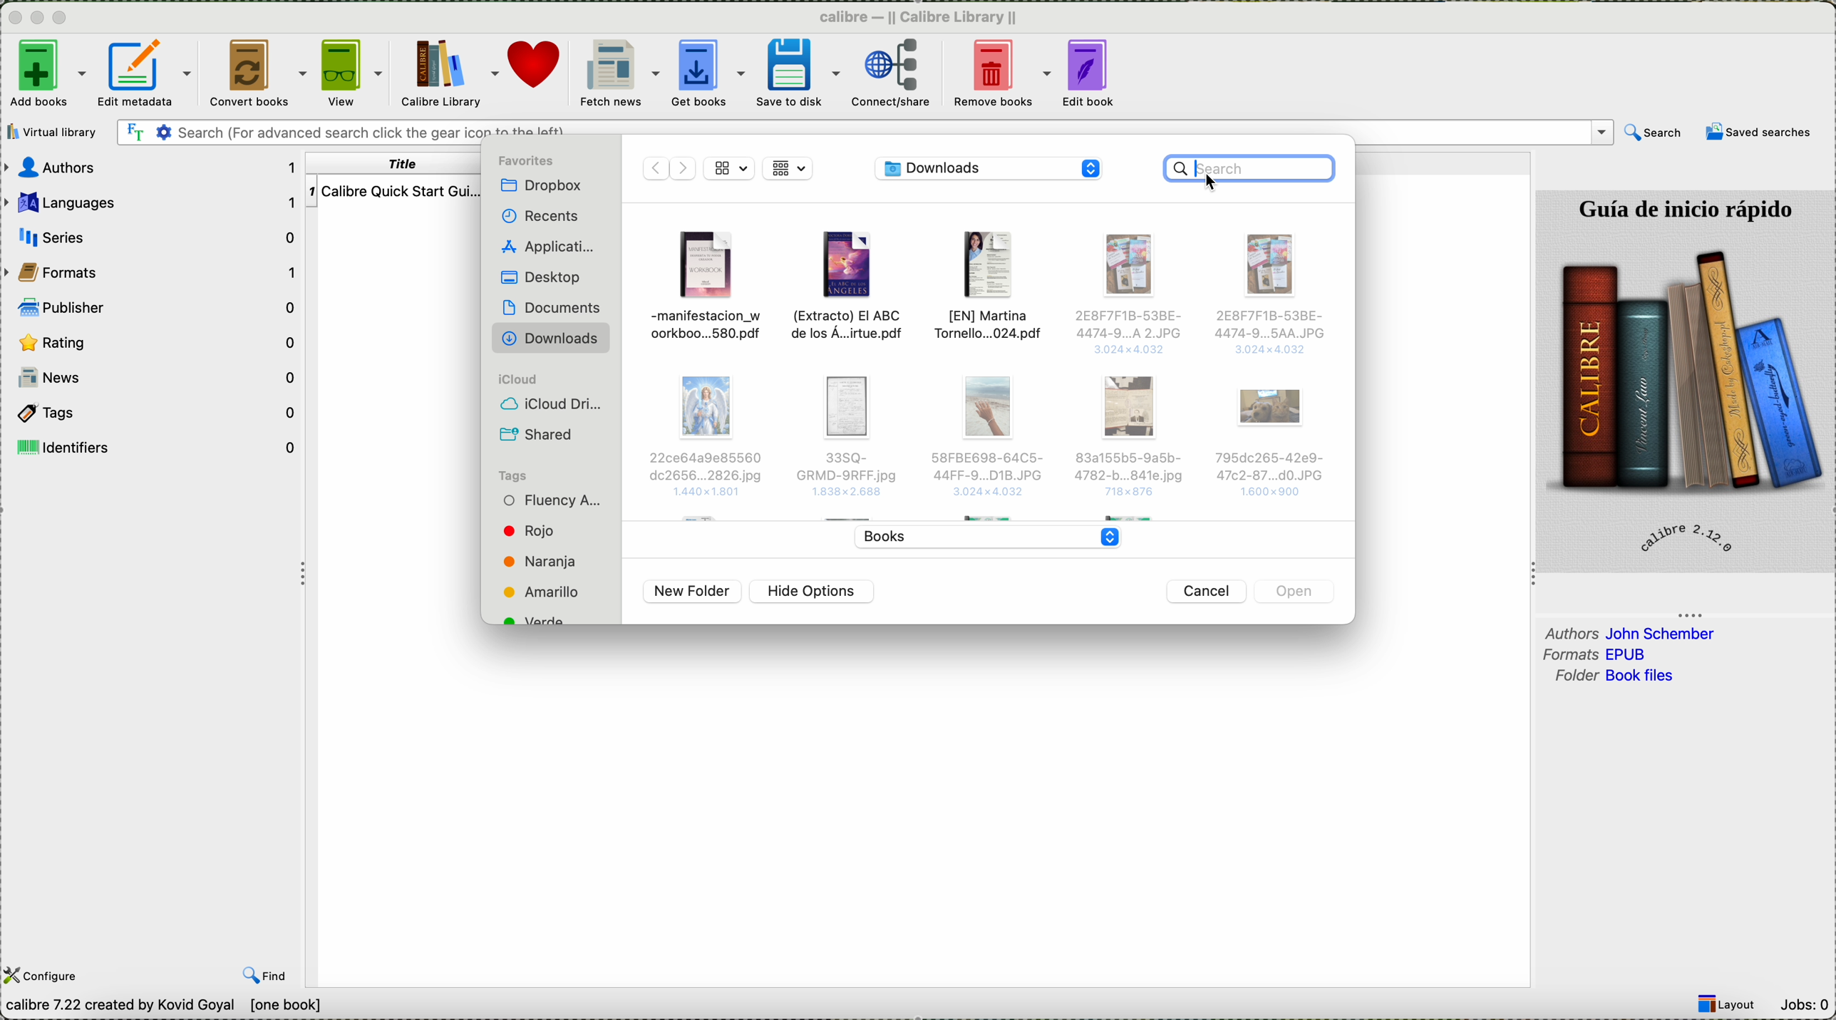 The width and height of the screenshot is (1836, 1020). I want to click on , so click(1127, 293).